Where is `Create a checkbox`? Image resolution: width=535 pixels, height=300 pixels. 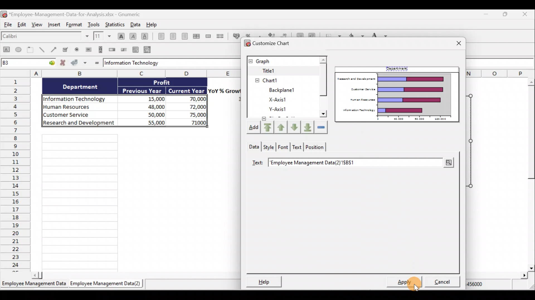
Create a checkbox is located at coordinates (66, 49).